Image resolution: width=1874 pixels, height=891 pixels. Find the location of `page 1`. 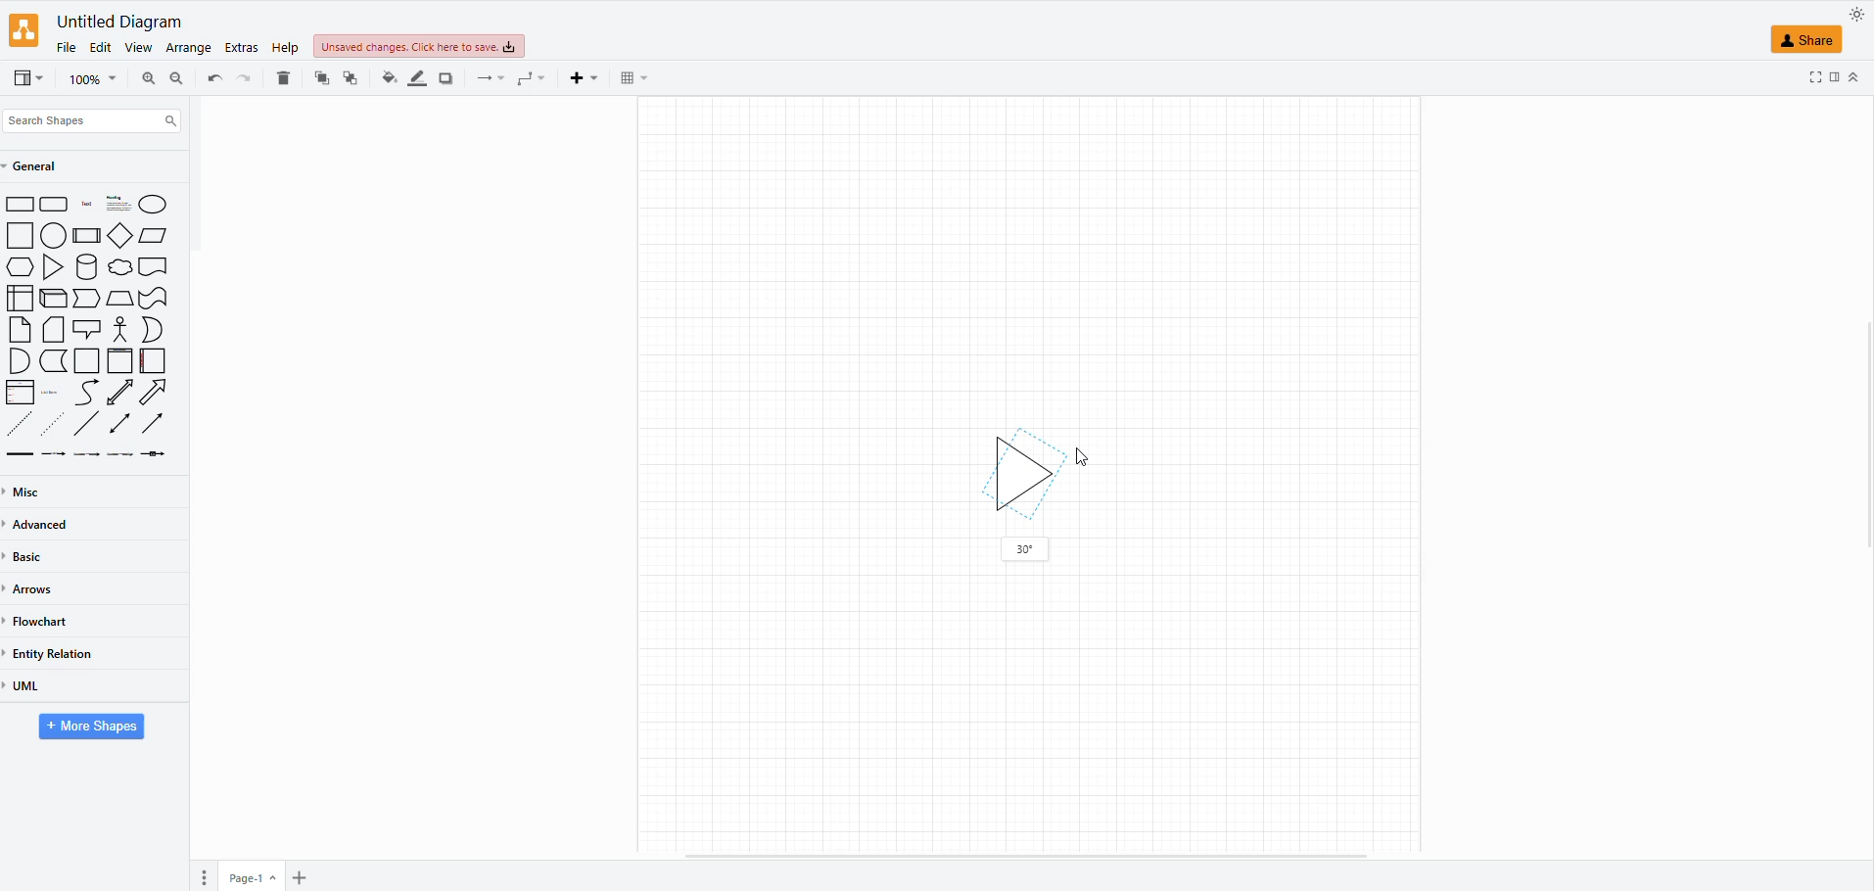

page 1 is located at coordinates (254, 875).